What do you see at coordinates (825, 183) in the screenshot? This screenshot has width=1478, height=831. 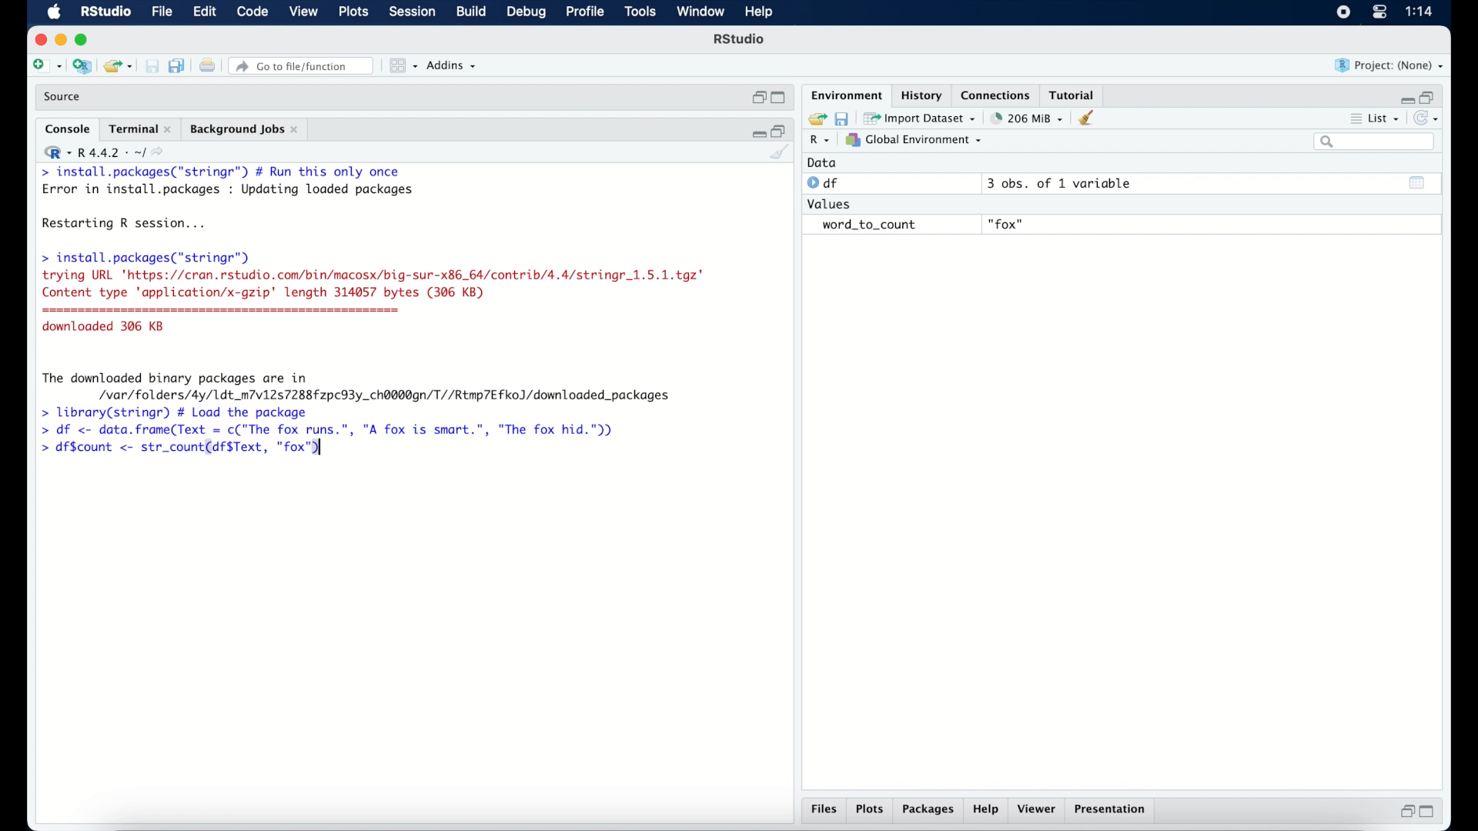 I see `df` at bounding box center [825, 183].